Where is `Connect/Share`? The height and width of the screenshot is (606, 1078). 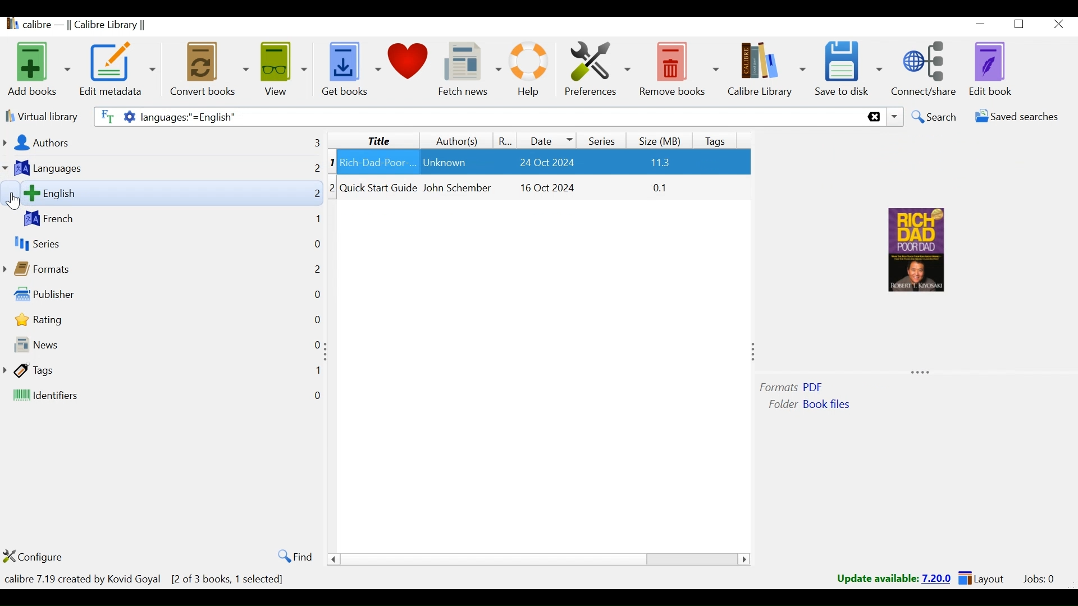
Connect/Share is located at coordinates (927, 68).